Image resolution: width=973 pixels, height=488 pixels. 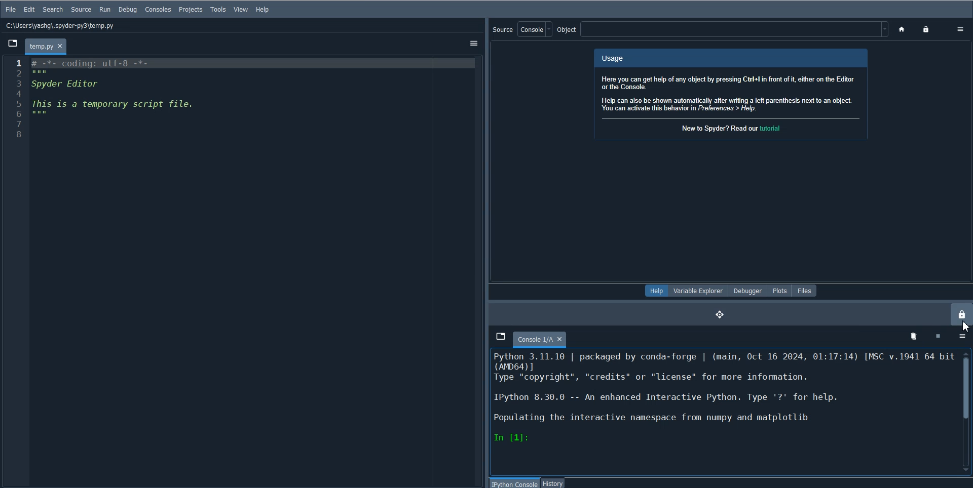 What do you see at coordinates (746, 290) in the screenshot?
I see `Debugger` at bounding box center [746, 290].